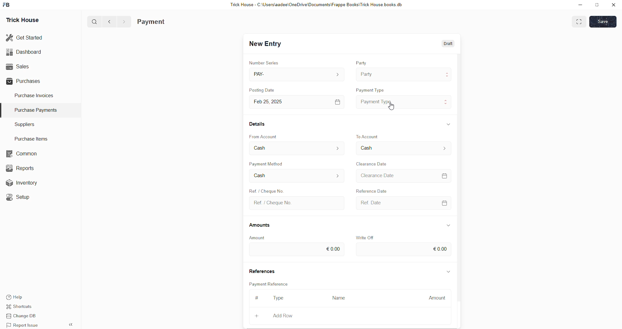 The width and height of the screenshot is (622, 329). Describe the element at coordinates (272, 149) in the screenshot. I see `From Account` at that location.